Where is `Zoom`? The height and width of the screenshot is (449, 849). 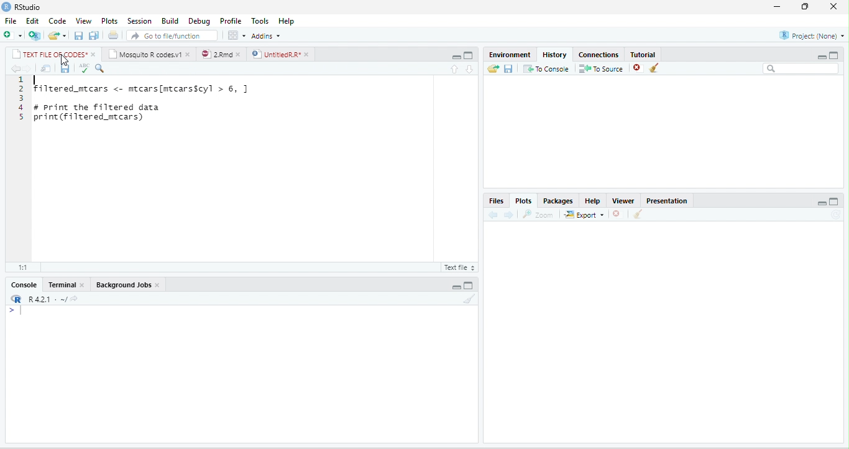
Zoom is located at coordinates (537, 215).